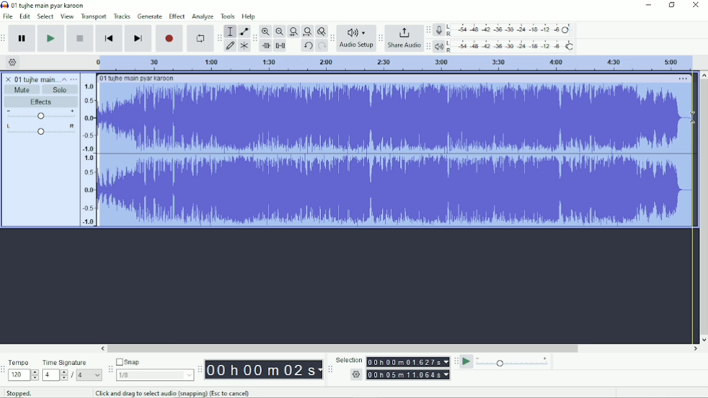  Describe the element at coordinates (25, 17) in the screenshot. I see `Edit` at that location.